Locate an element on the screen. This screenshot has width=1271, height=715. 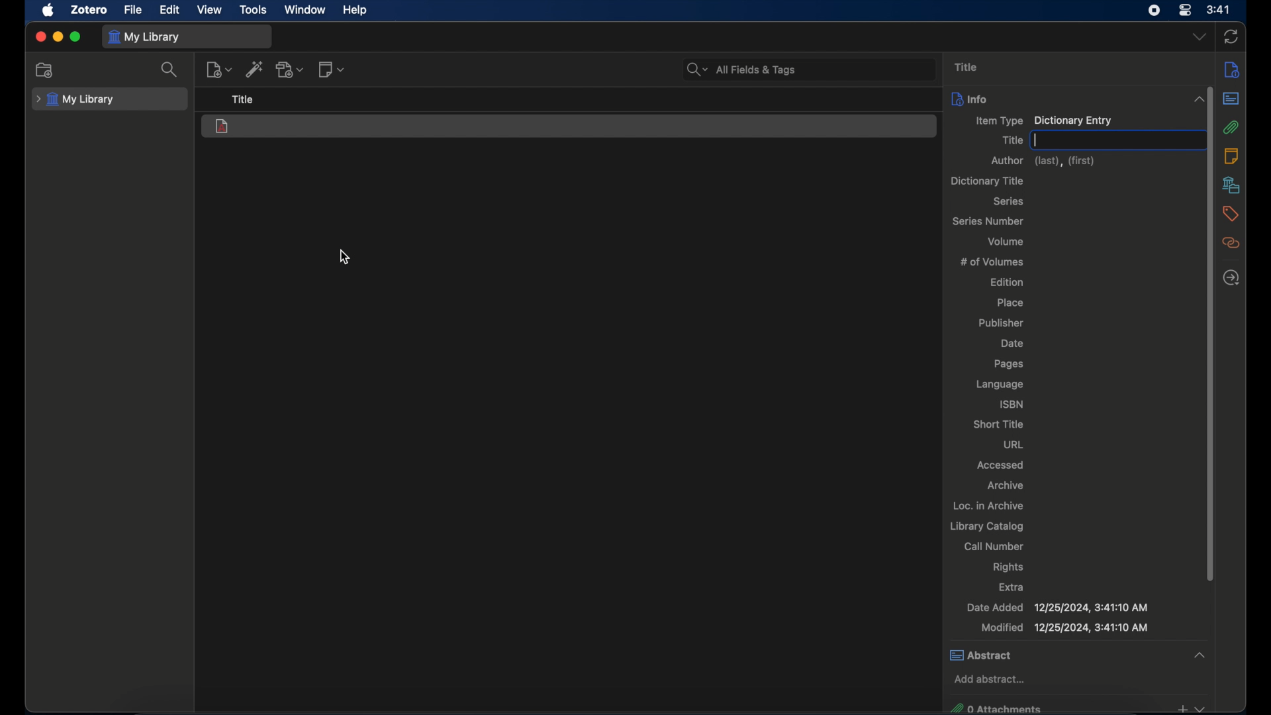
modified is located at coordinates (1064, 628).